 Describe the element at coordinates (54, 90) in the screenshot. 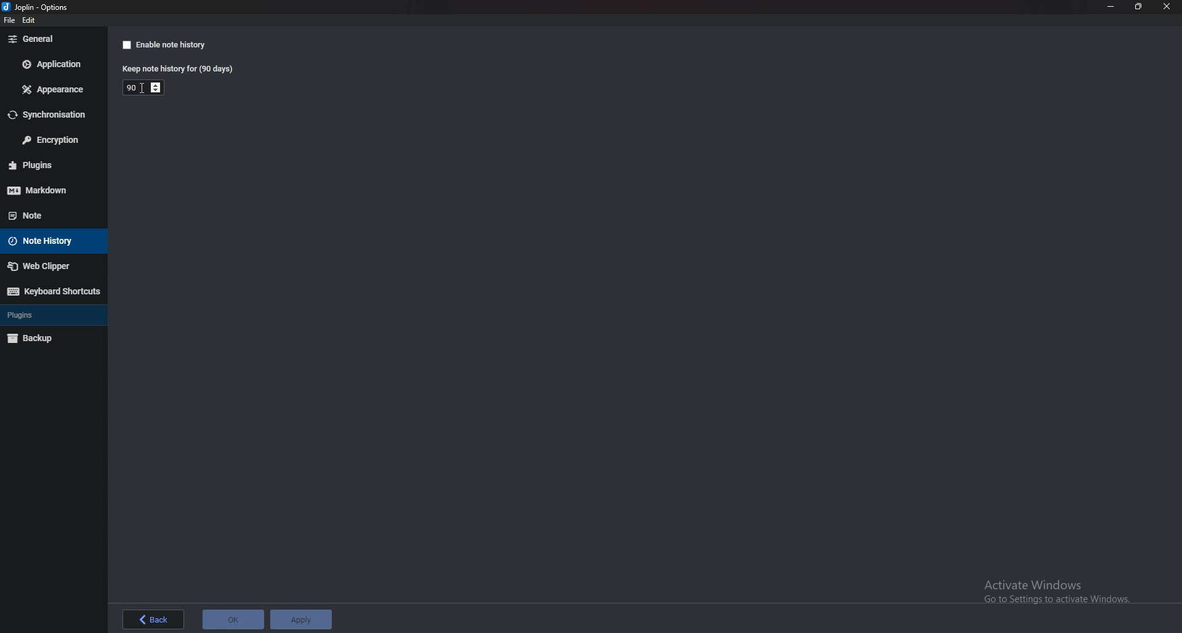

I see `Appearance` at that location.